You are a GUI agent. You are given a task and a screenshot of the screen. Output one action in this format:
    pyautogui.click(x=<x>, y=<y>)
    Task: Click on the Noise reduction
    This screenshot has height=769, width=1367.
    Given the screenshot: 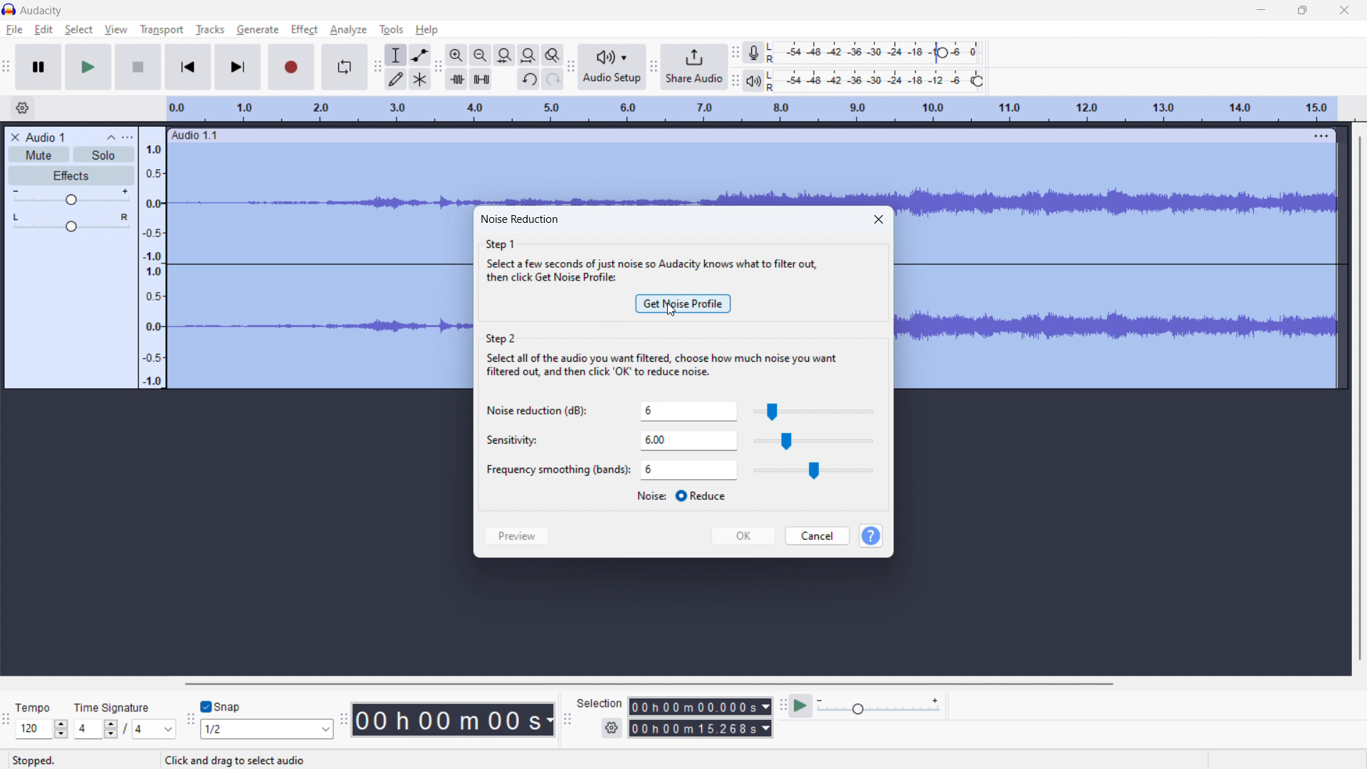 What is the action you would take?
    pyautogui.click(x=538, y=412)
    